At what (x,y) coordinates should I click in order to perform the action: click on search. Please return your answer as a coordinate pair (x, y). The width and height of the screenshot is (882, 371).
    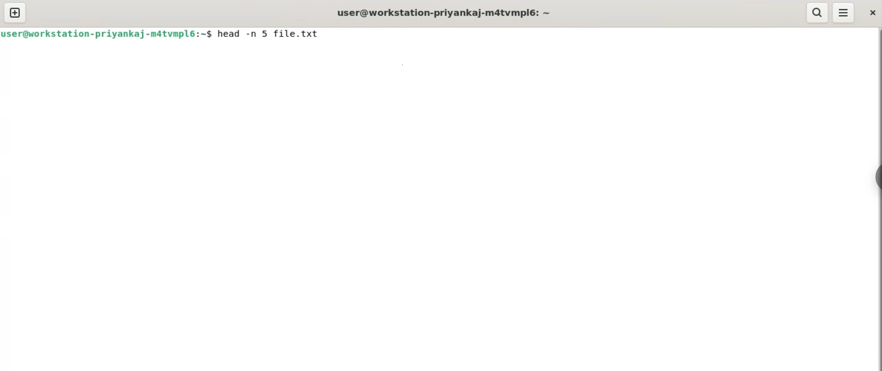
    Looking at the image, I should click on (818, 12).